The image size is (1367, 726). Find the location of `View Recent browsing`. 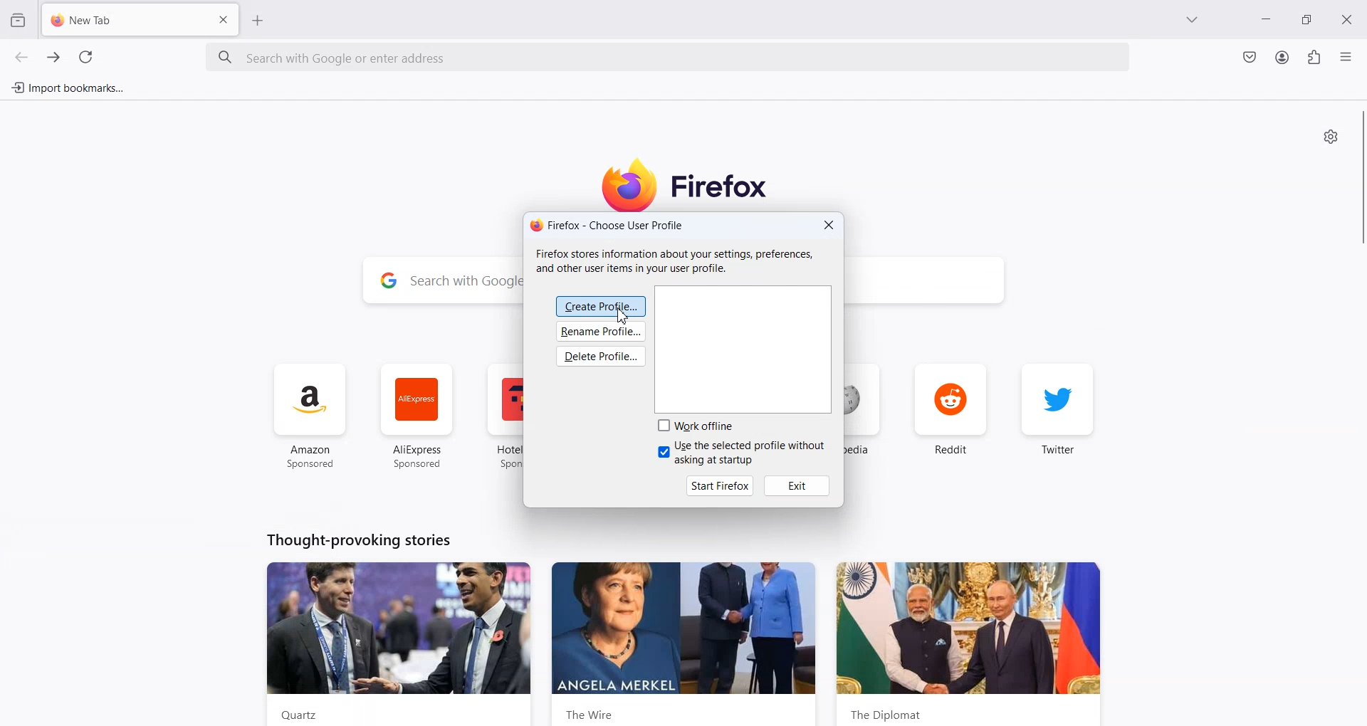

View Recent browsing is located at coordinates (18, 19).